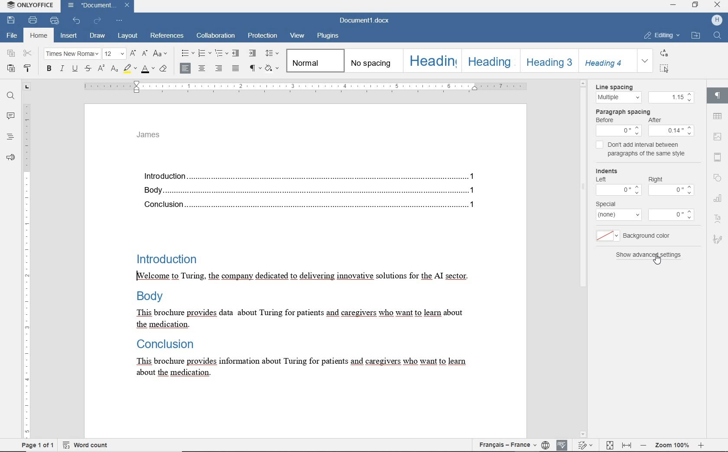 The height and width of the screenshot is (452, 728). What do you see at coordinates (155, 137) in the screenshot?
I see `James` at bounding box center [155, 137].